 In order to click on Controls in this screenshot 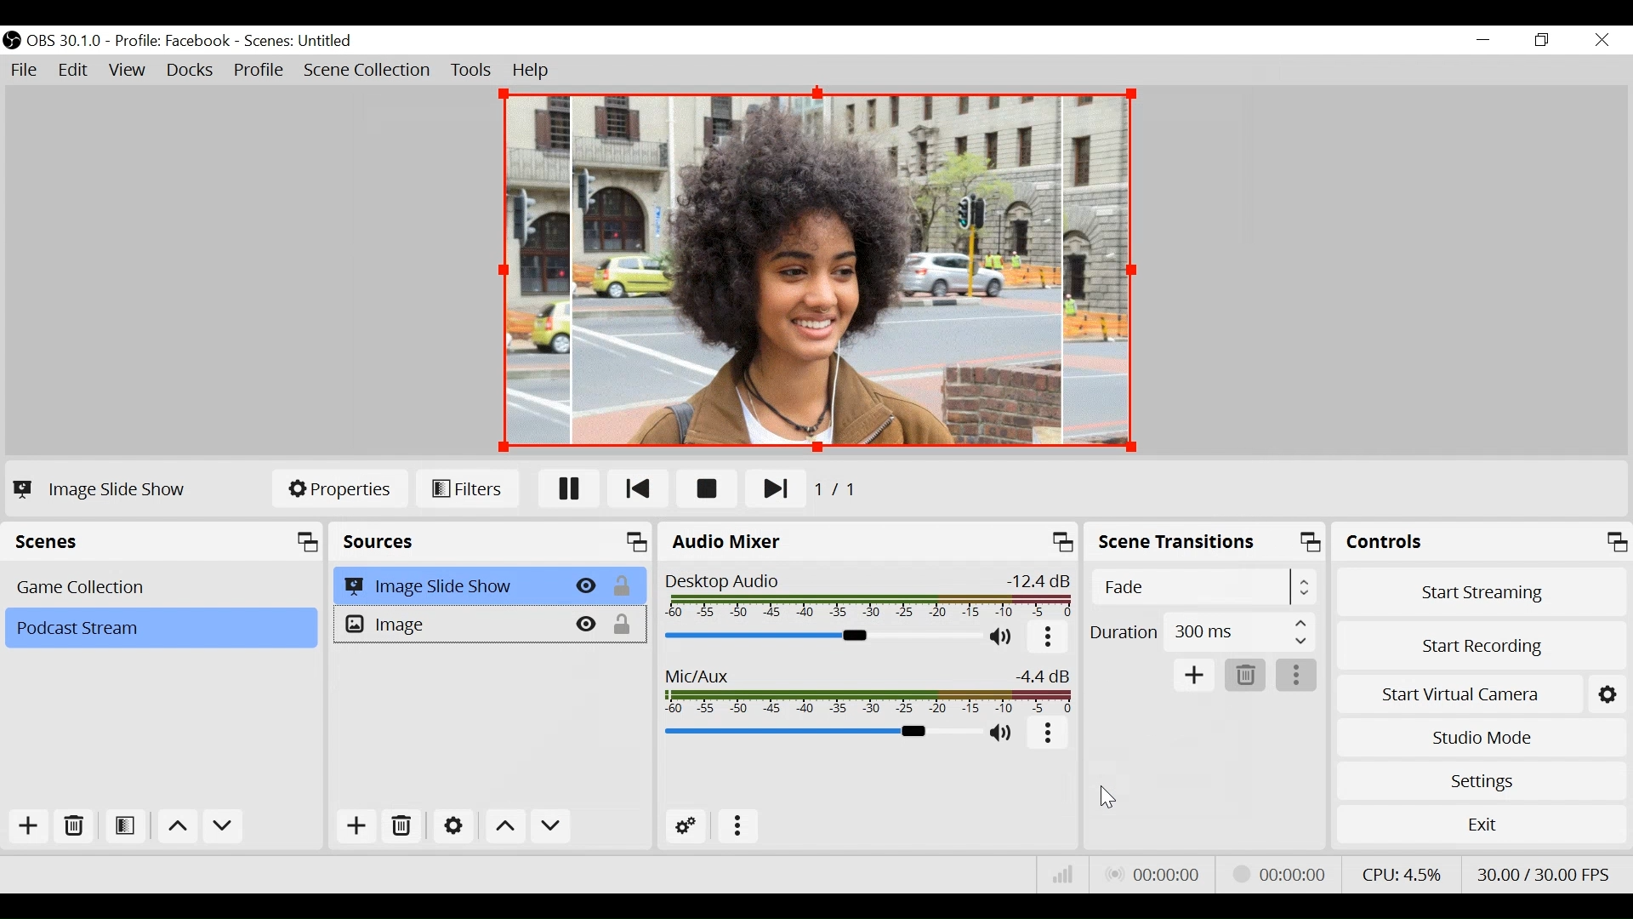, I will do `click(1482, 545)`.